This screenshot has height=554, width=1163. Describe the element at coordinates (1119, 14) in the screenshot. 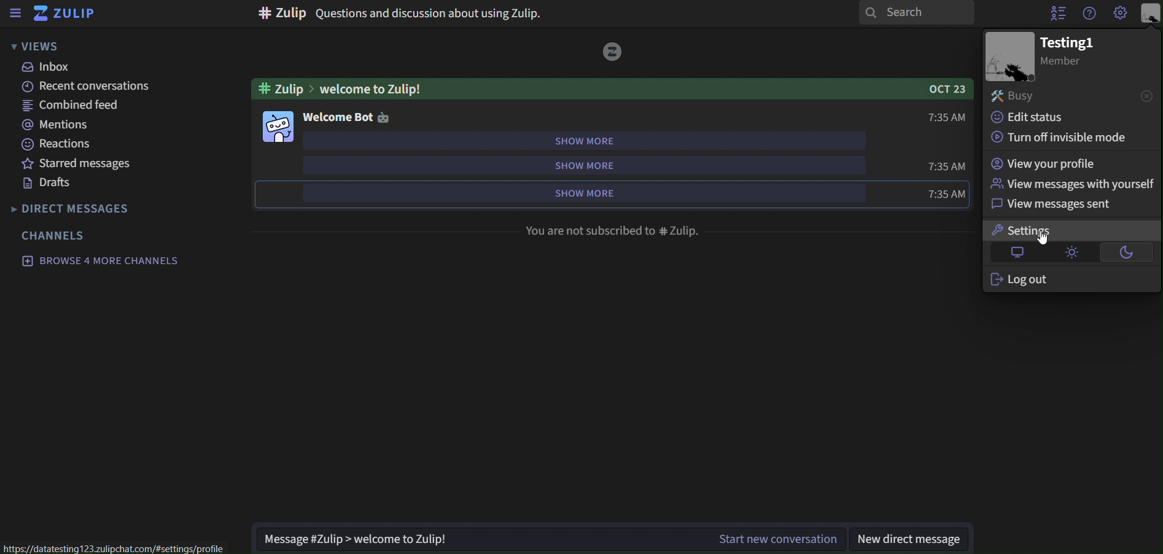

I see `setting` at that location.